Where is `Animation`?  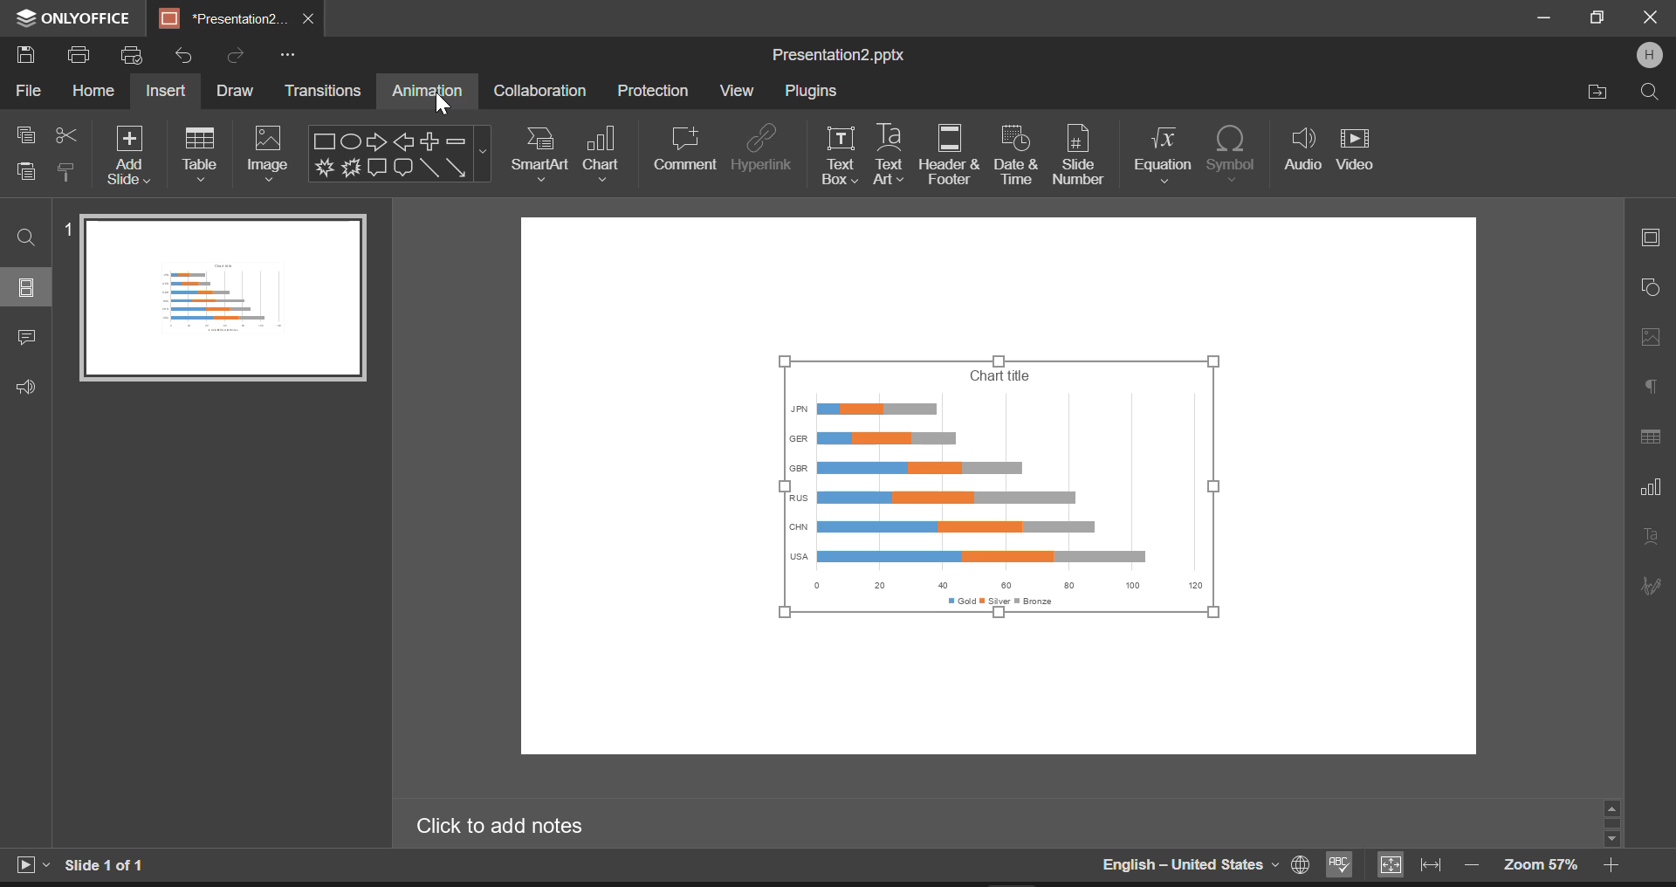
Animation is located at coordinates (426, 92).